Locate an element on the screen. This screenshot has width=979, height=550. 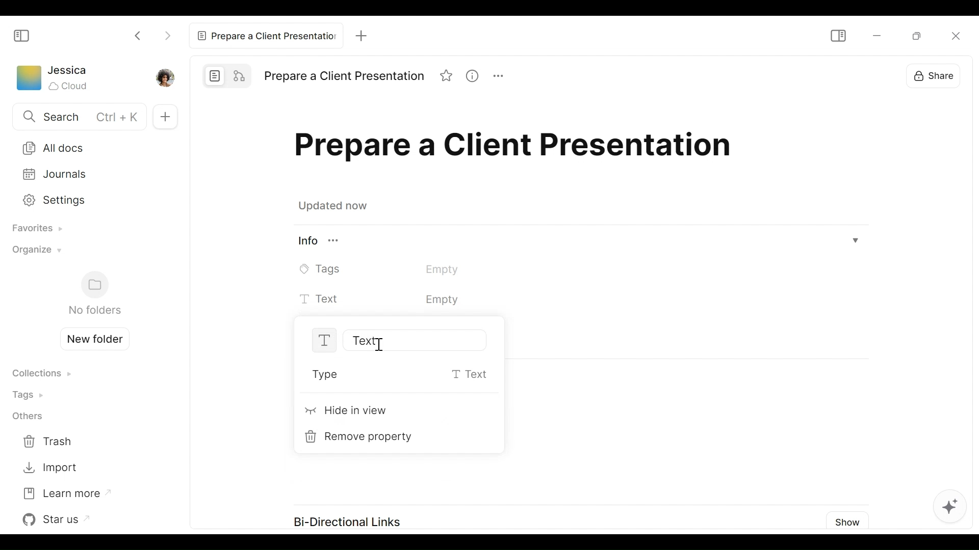
AI is located at coordinates (952, 505).